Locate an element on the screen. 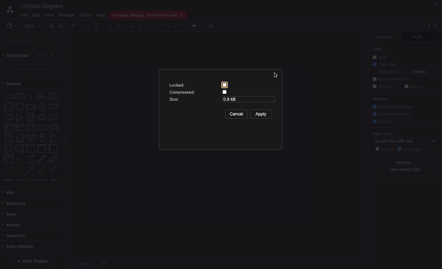 The image size is (442, 269). Help is located at coordinates (102, 15).